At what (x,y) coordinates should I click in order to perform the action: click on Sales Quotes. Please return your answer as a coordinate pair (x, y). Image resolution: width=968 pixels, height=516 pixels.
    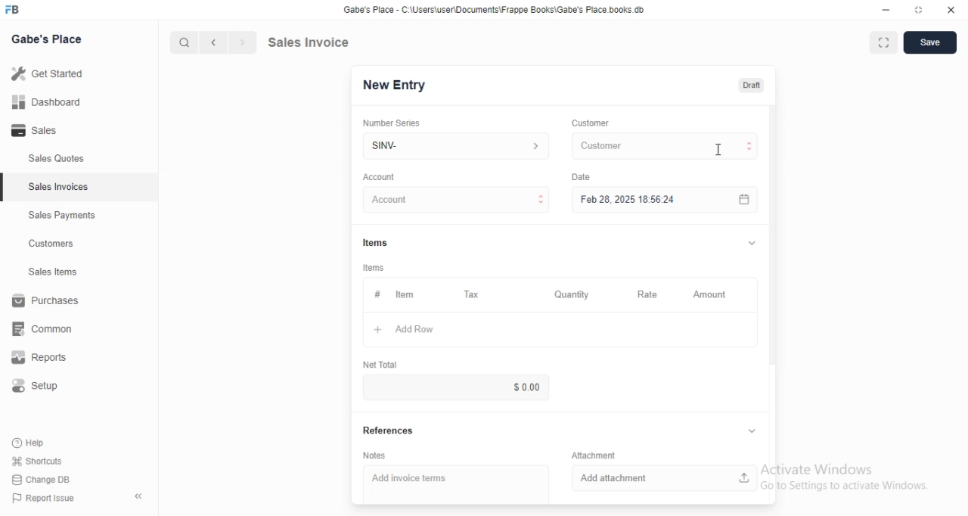
    Looking at the image, I should click on (48, 159).